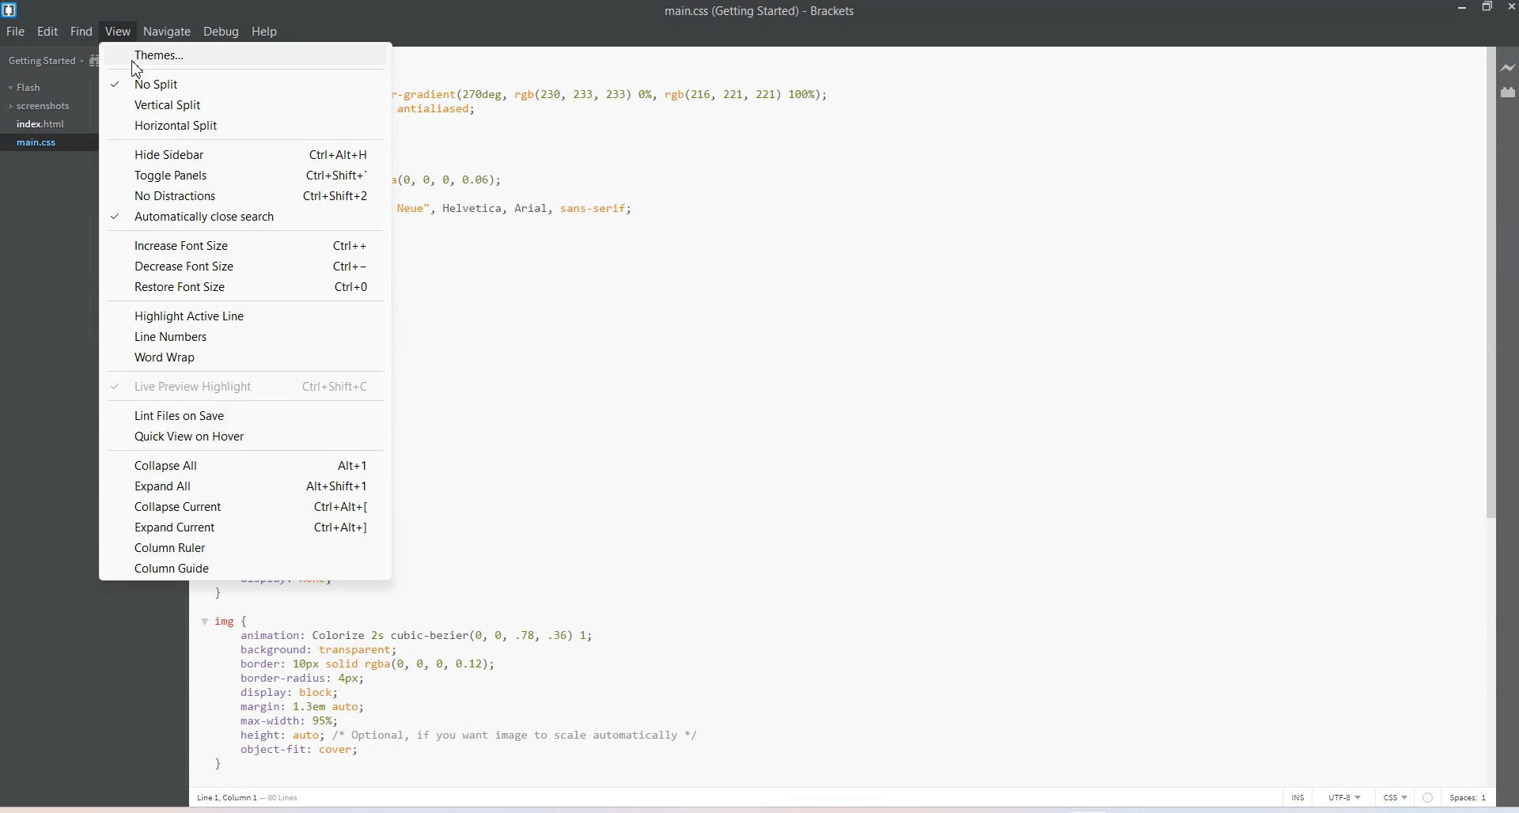  Describe the element at coordinates (46, 62) in the screenshot. I see `Getting Started` at that location.